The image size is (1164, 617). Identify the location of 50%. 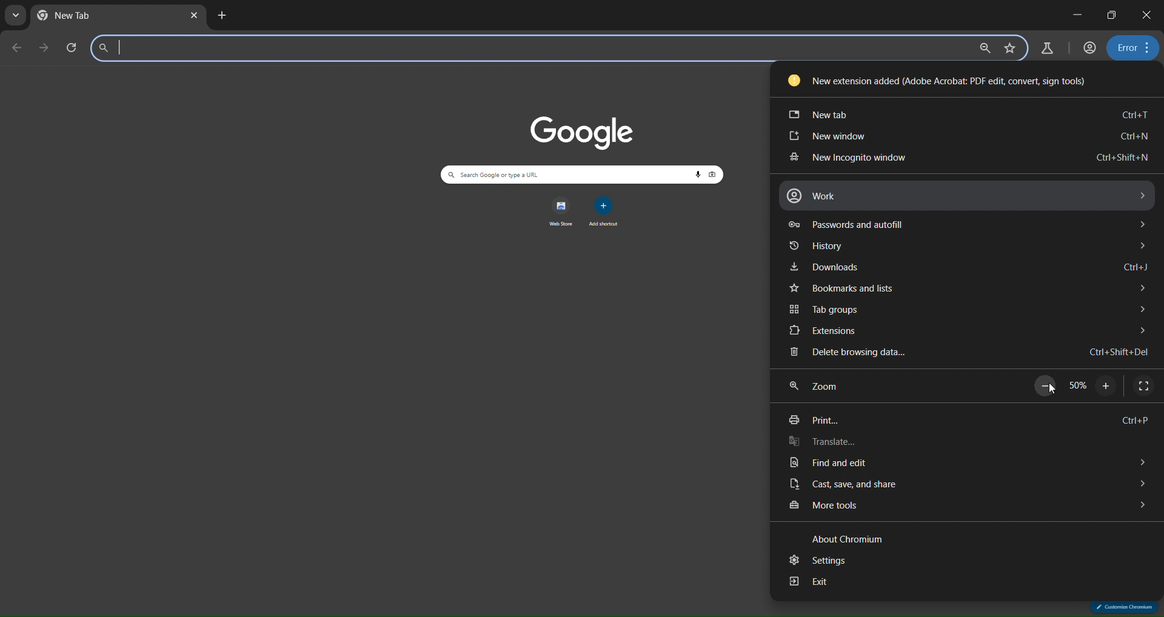
(1078, 387).